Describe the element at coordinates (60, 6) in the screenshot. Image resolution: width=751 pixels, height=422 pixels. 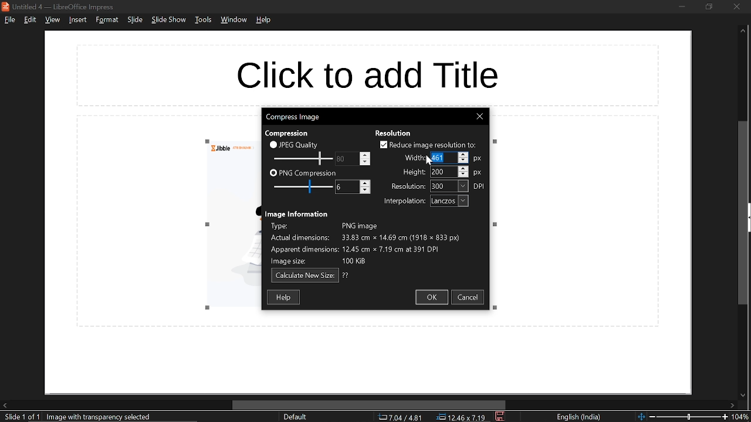
I see `current window` at that location.